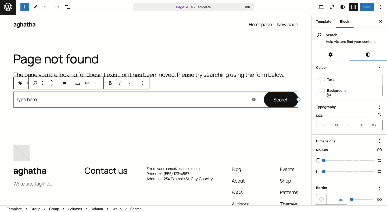  Describe the element at coordinates (327, 79) in the screenshot. I see `Text` at that location.